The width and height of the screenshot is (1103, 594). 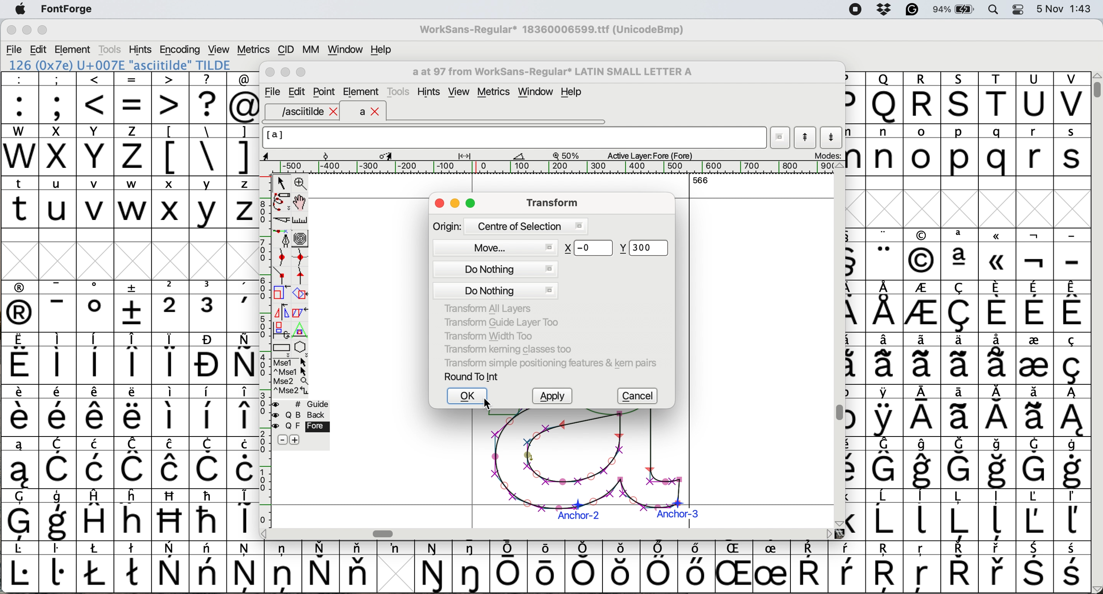 I want to click on , so click(x=622, y=567).